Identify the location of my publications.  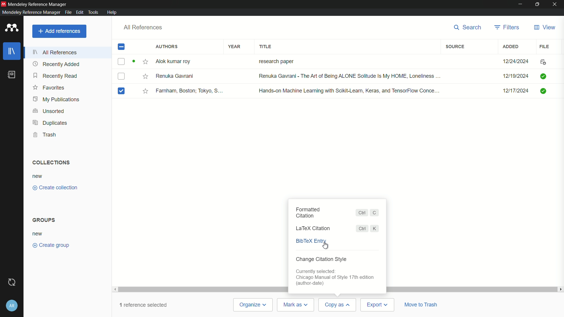
(56, 100).